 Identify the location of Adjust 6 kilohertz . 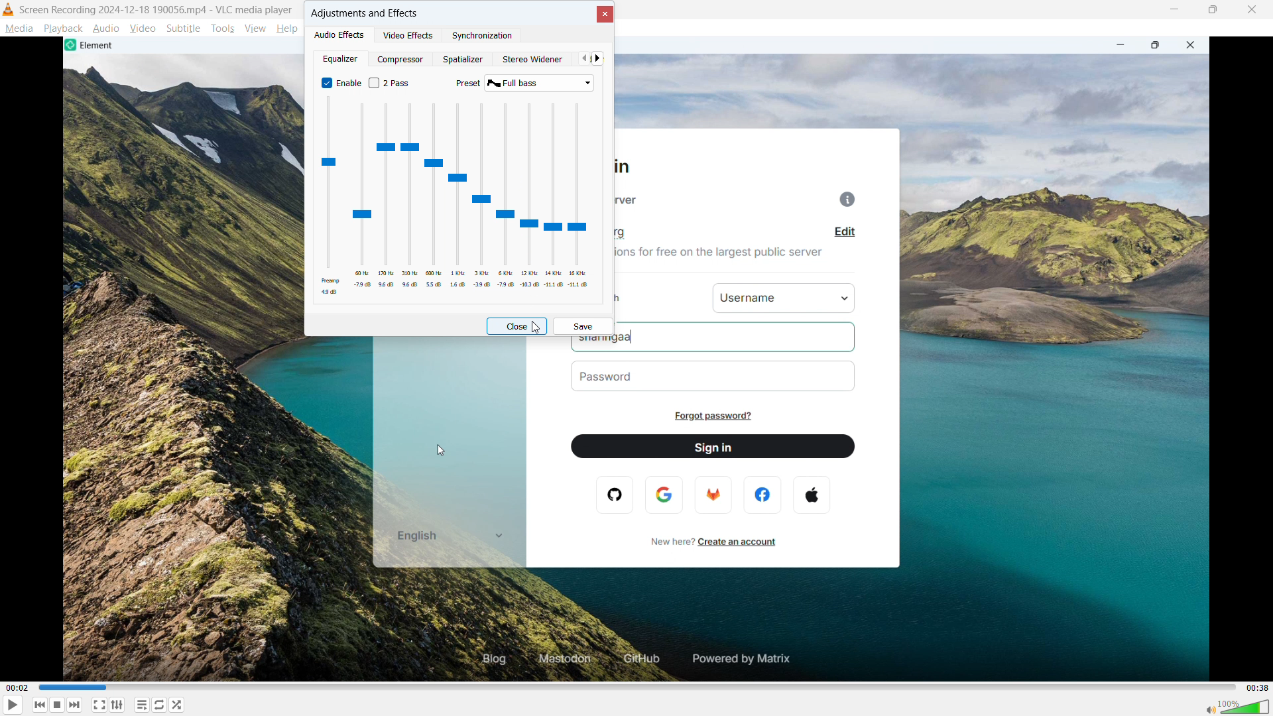
(506, 196).